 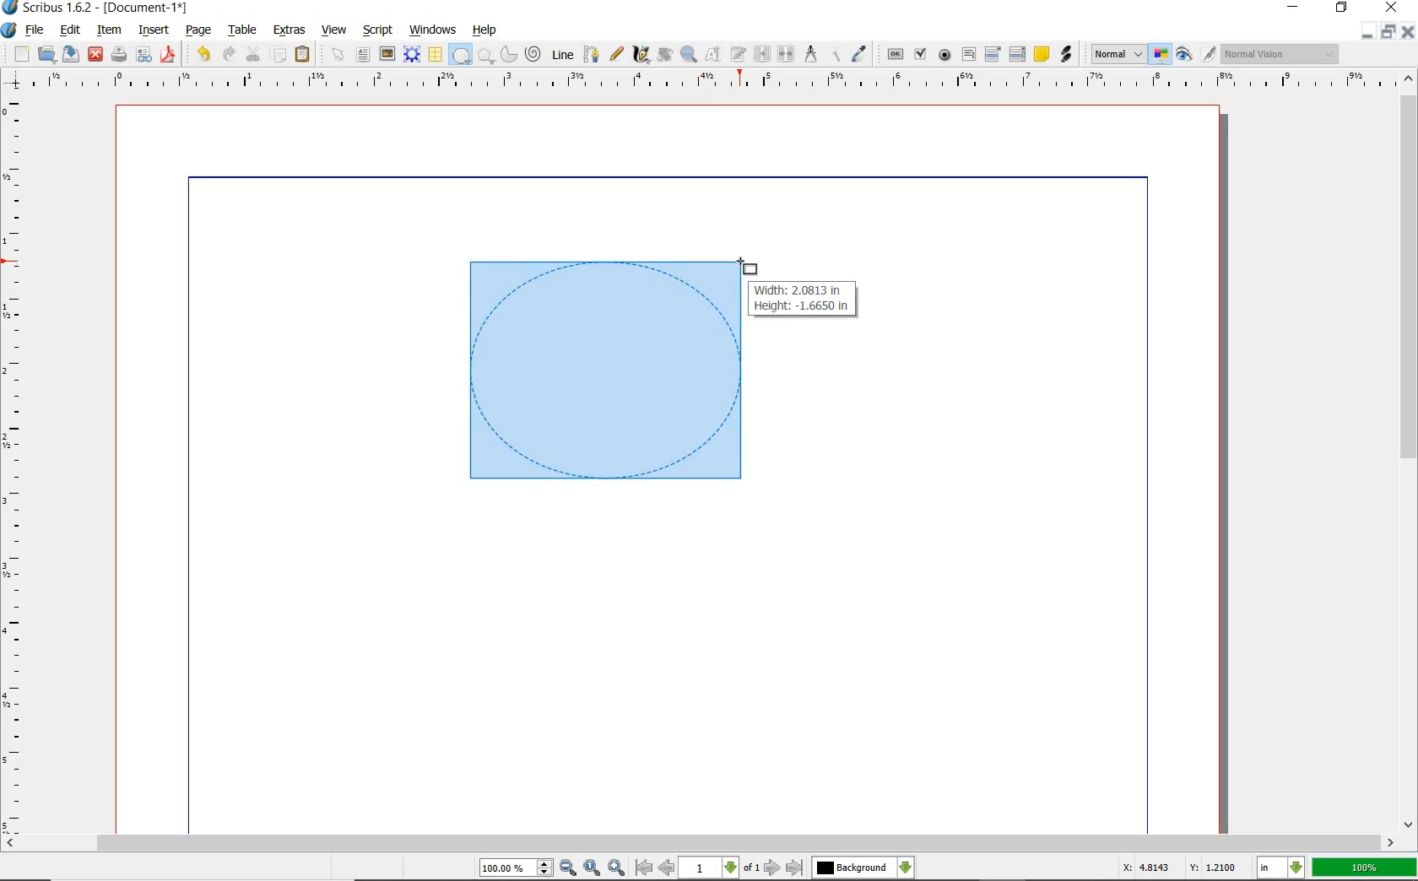 I want to click on zoom , so click(x=517, y=869).